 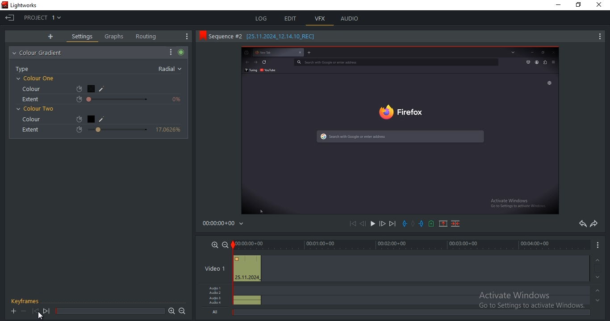 I want to click on Audio 1, so click(x=217, y=287).